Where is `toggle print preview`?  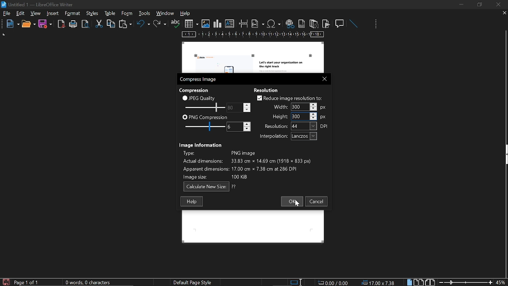 toggle print preview is located at coordinates (87, 24).